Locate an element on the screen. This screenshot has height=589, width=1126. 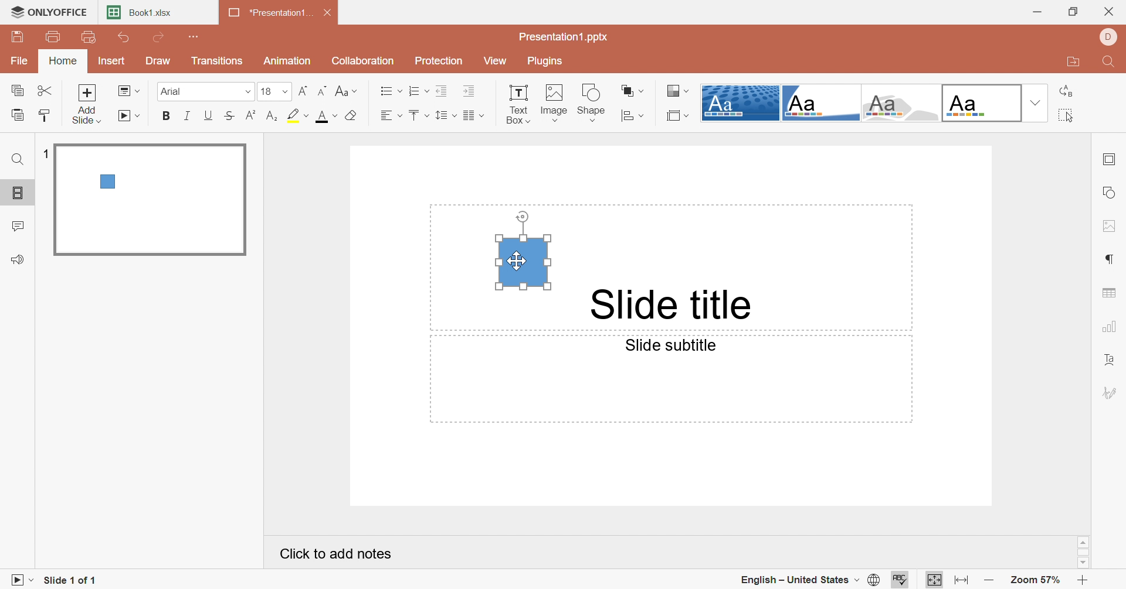
Superscript is located at coordinates (250, 116).